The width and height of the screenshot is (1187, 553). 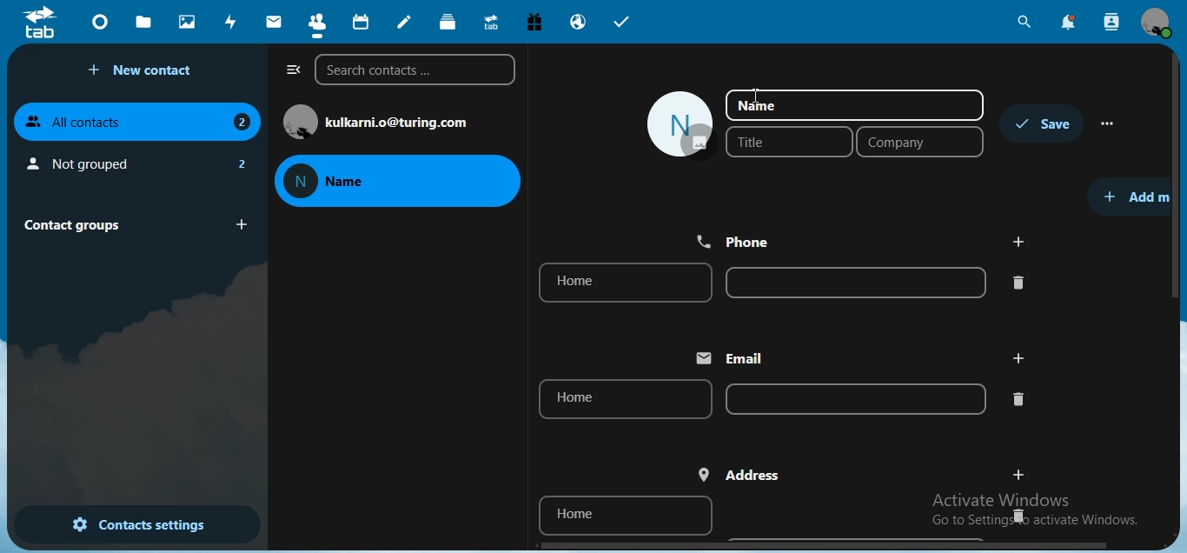 I want to click on add more details, so click(x=1137, y=195).